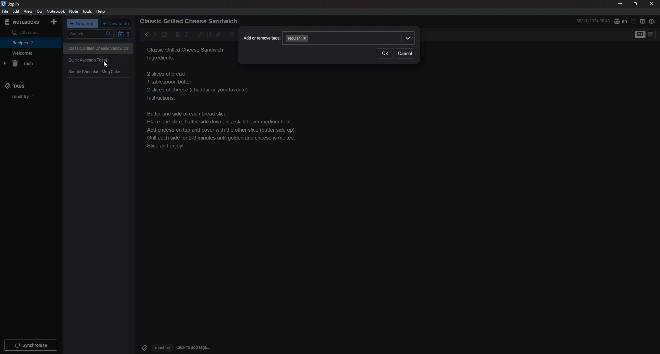 This screenshot has width=660, height=354. I want to click on bullet list, so click(232, 34).